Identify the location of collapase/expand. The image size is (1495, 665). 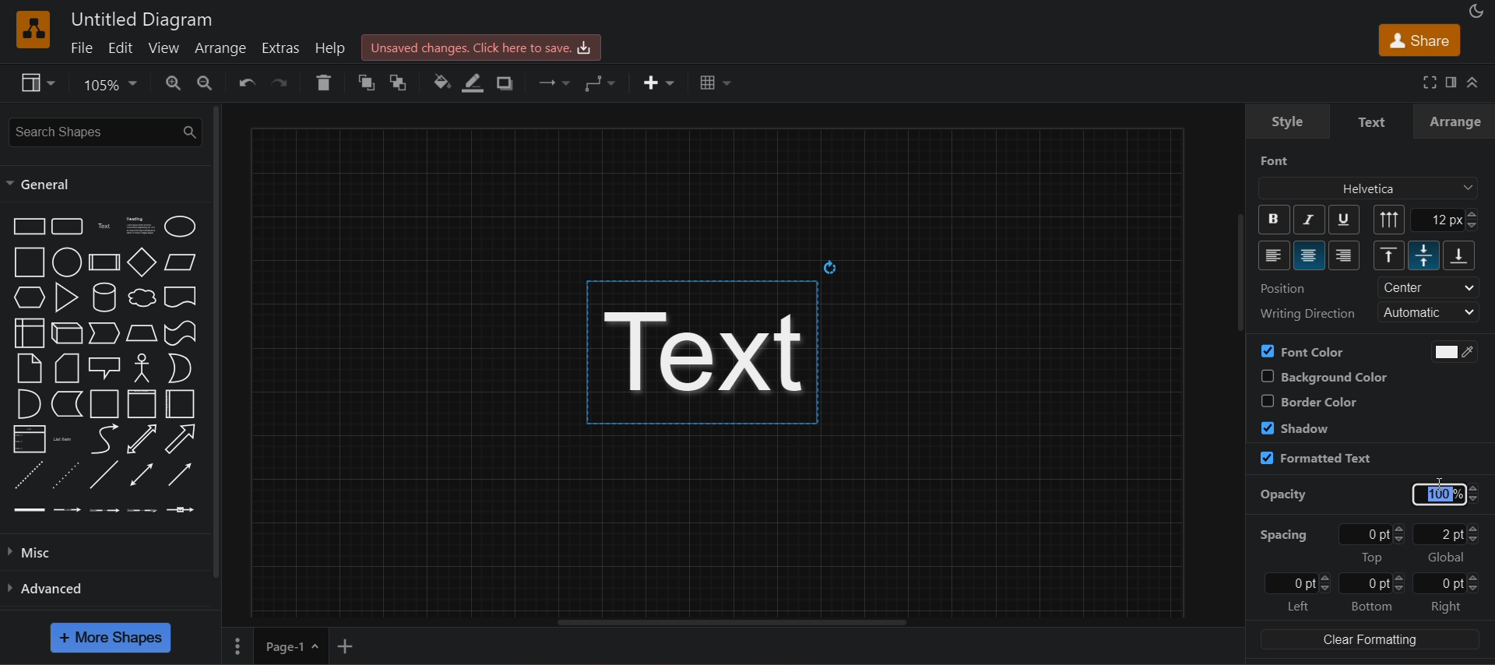
(1473, 83).